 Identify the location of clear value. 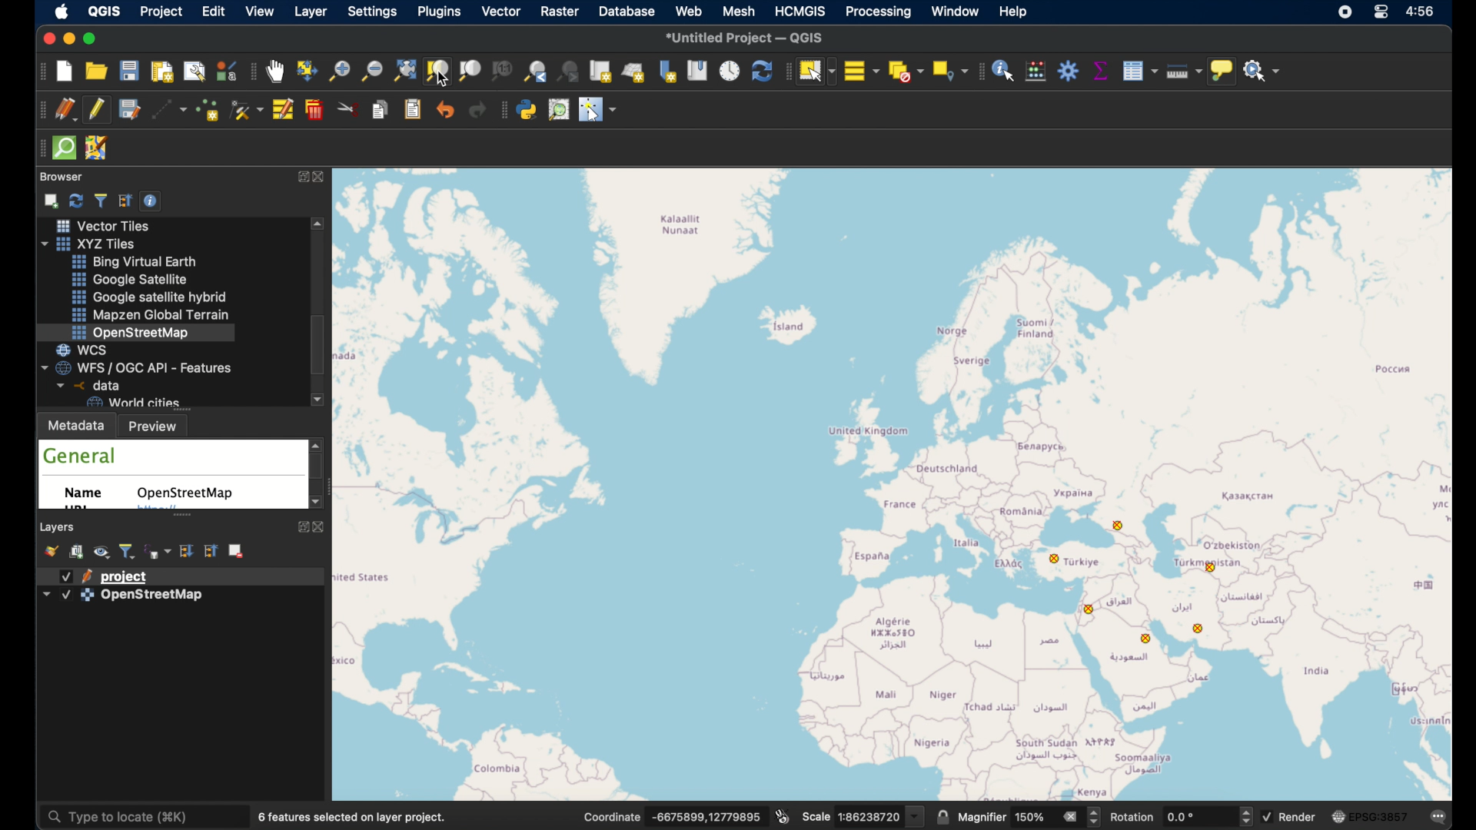
(1069, 815).